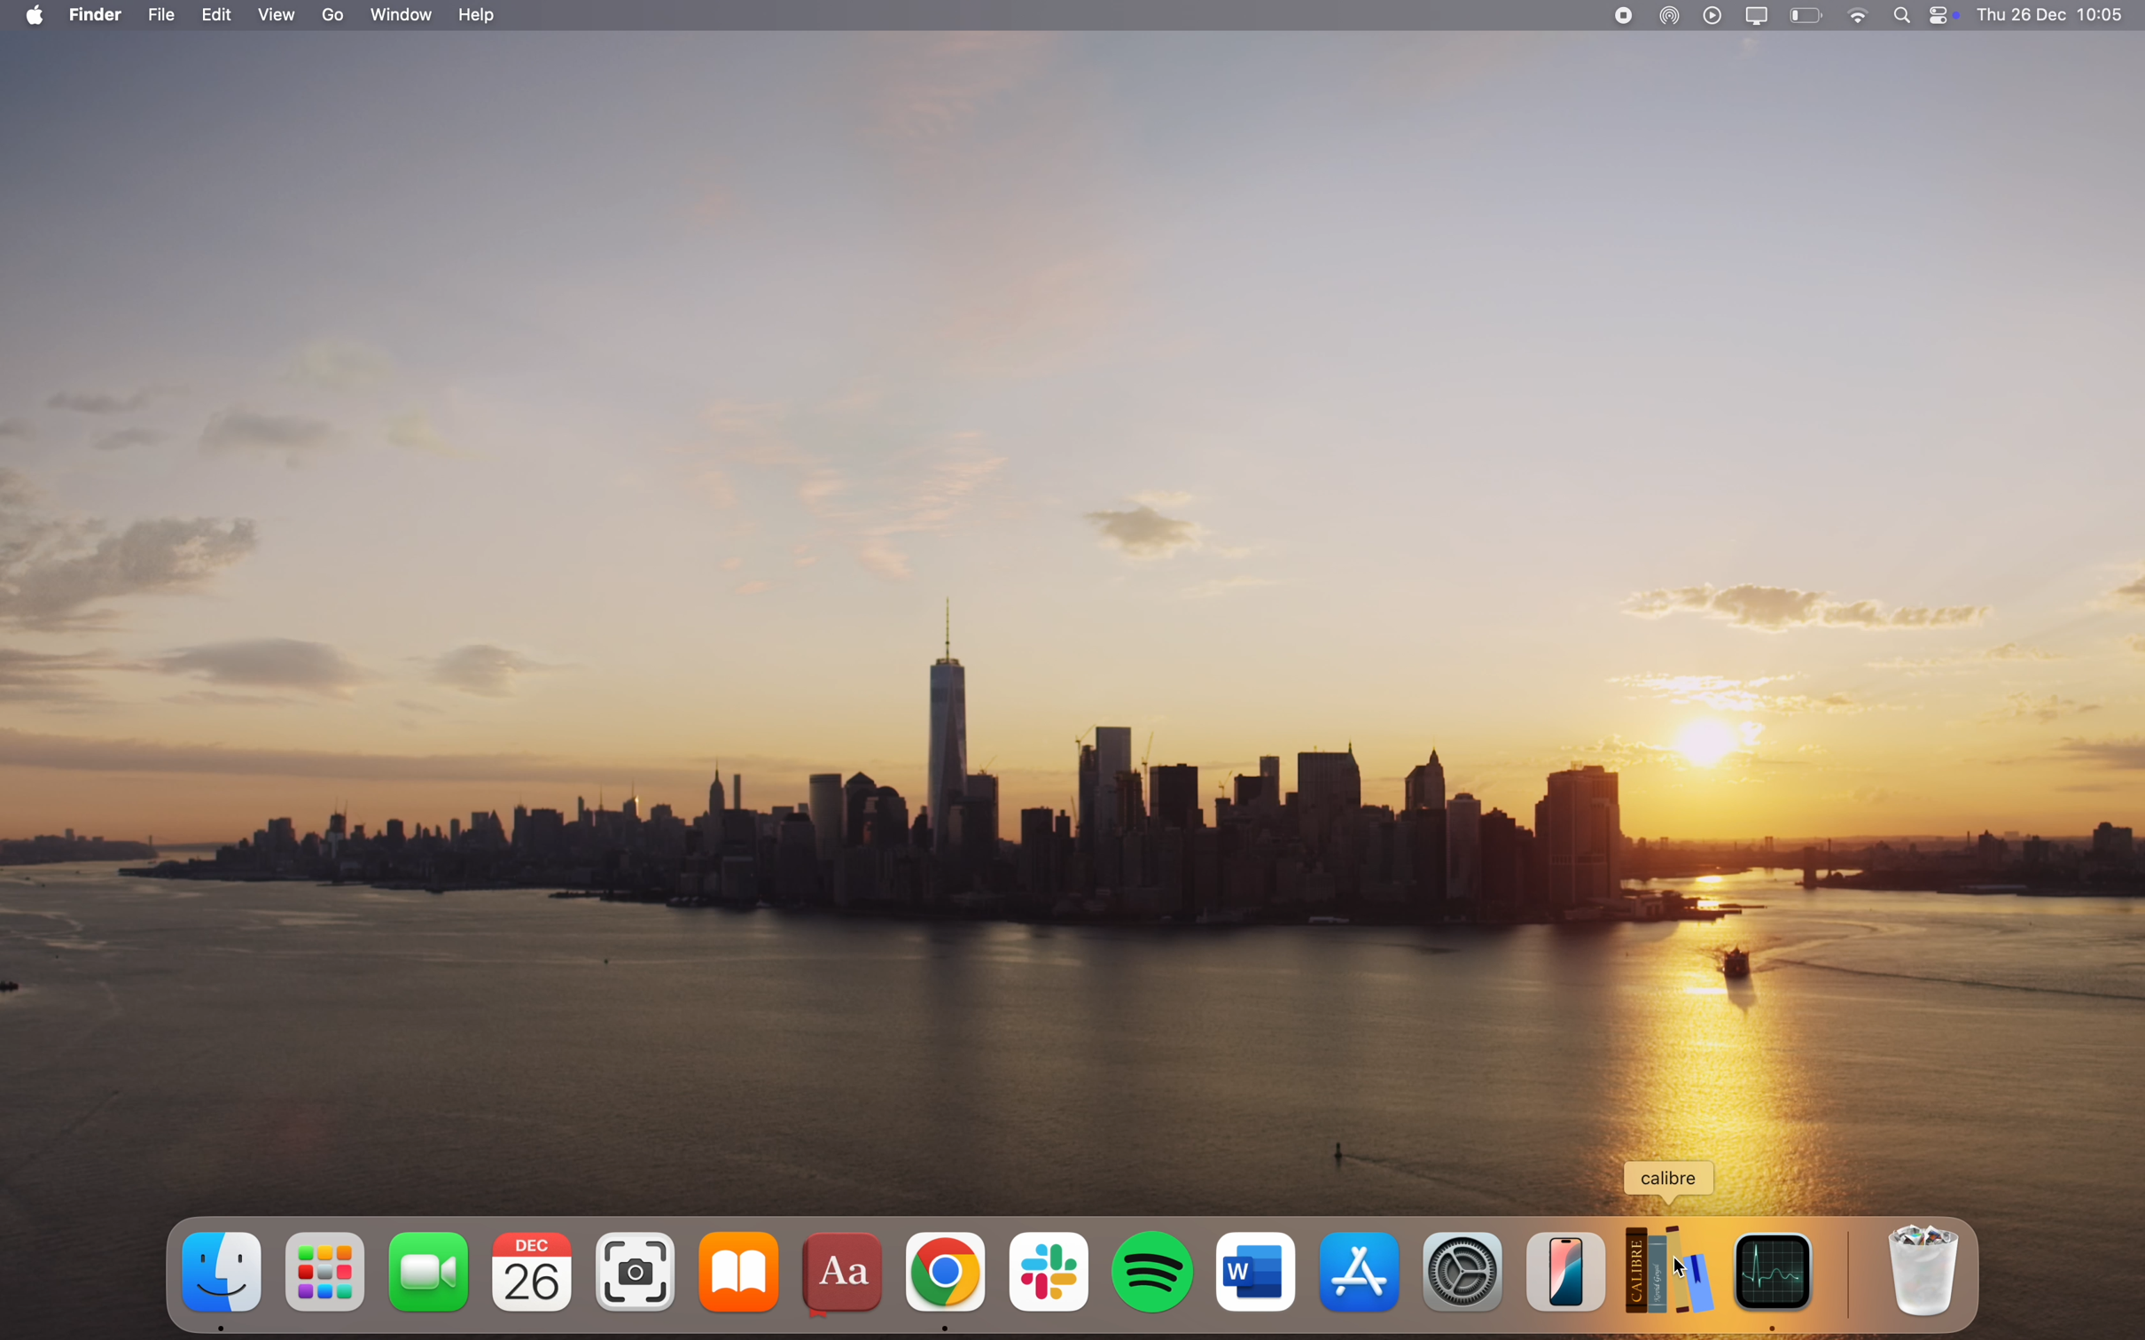 This screenshot has height=1340, width=2145. Describe the element at coordinates (1855, 14) in the screenshot. I see `wifi` at that location.